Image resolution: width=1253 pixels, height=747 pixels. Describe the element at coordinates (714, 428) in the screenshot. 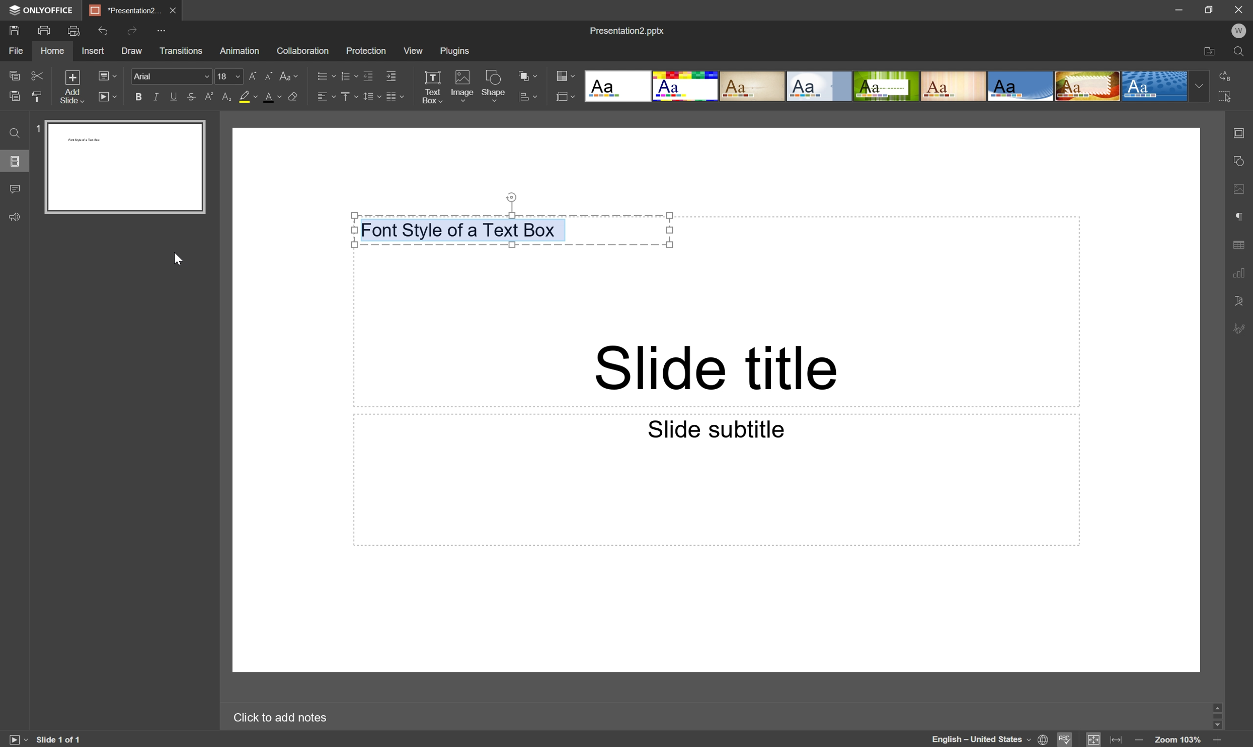

I see `Slide subtitle` at that location.